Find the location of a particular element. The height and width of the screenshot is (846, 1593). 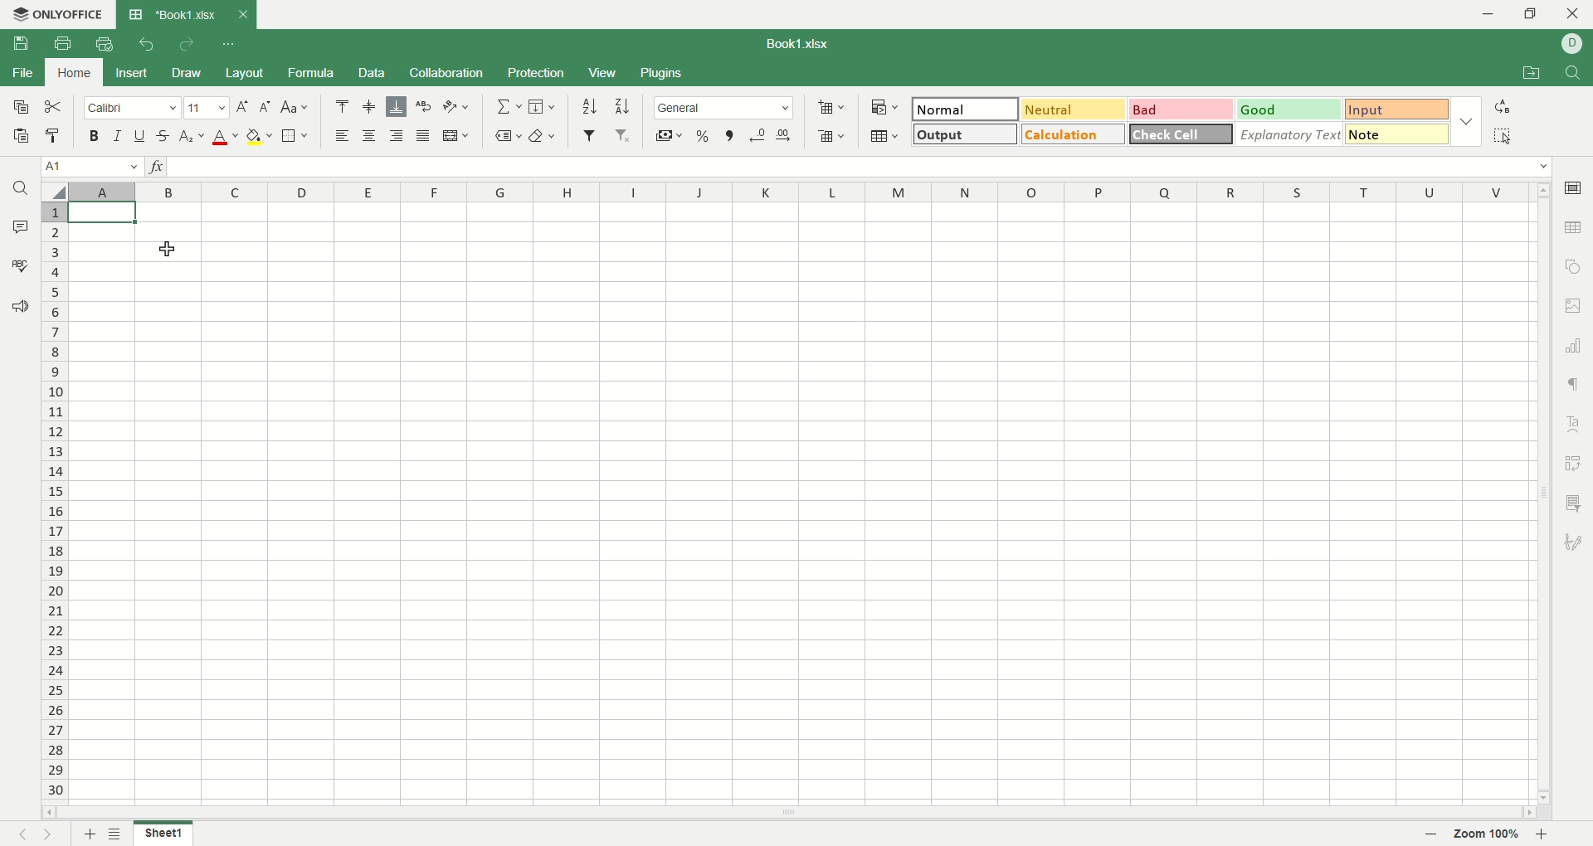

open file location is located at coordinates (1534, 74).